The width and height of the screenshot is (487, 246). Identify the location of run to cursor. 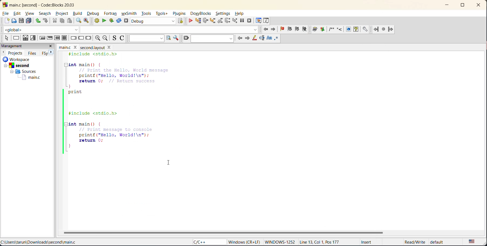
(198, 20).